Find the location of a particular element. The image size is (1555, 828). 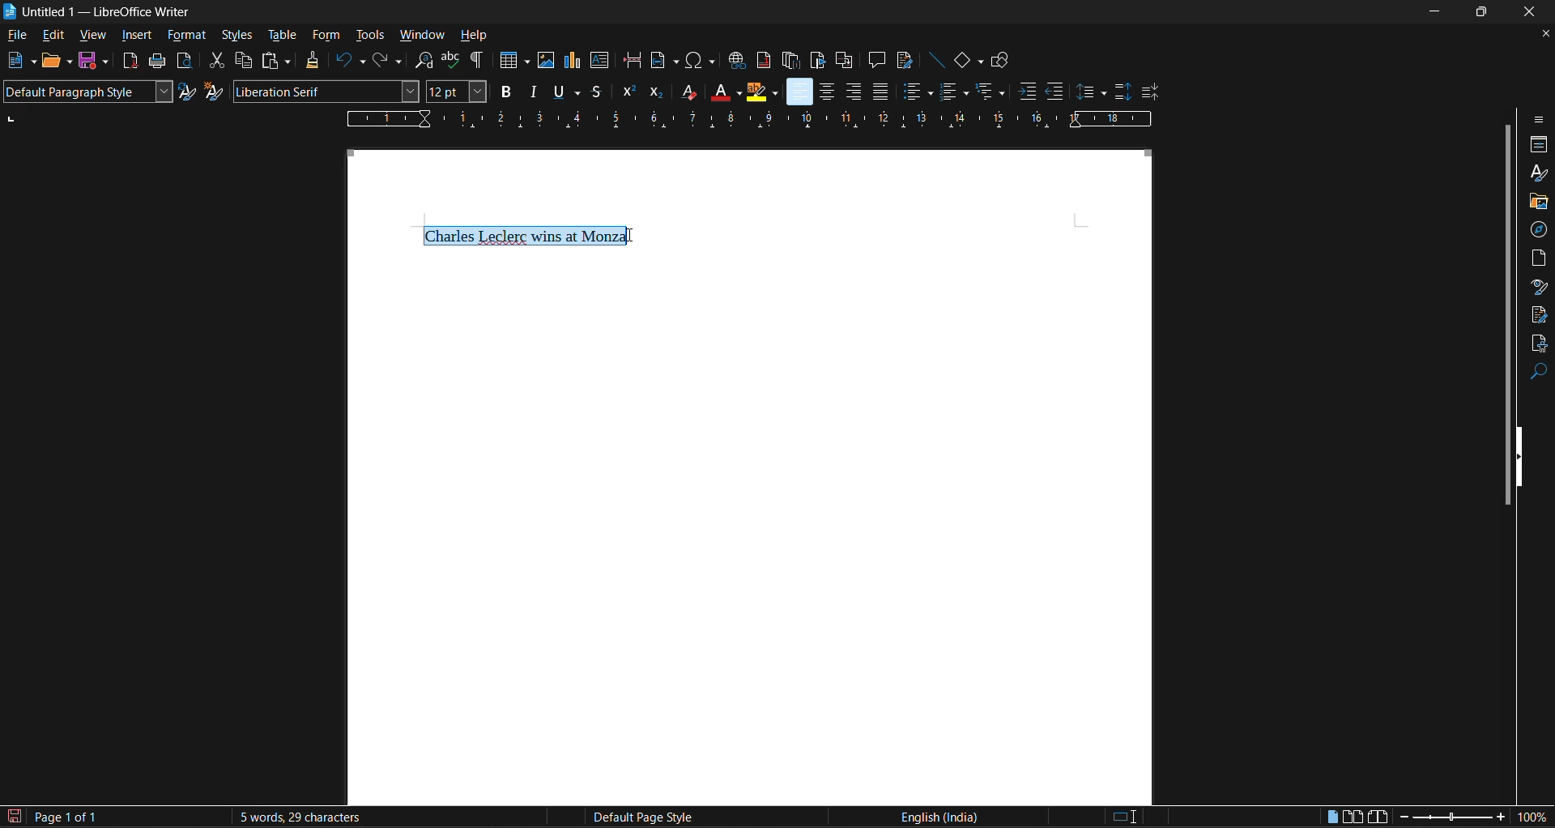

edit is located at coordinates (52, 36).